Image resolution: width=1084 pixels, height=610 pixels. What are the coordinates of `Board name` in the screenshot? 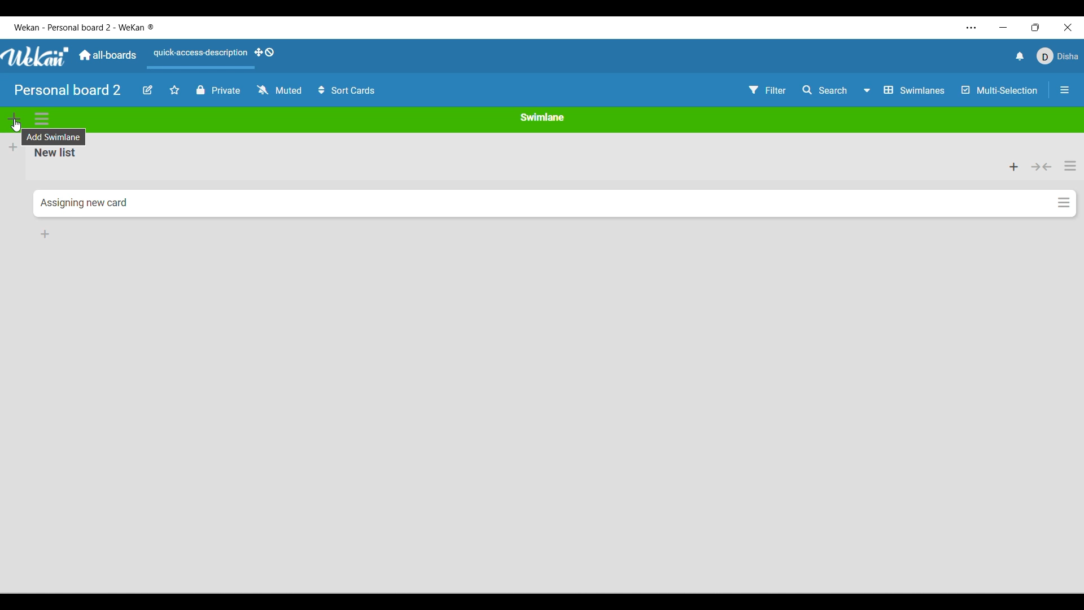 It's located at (68, 90).